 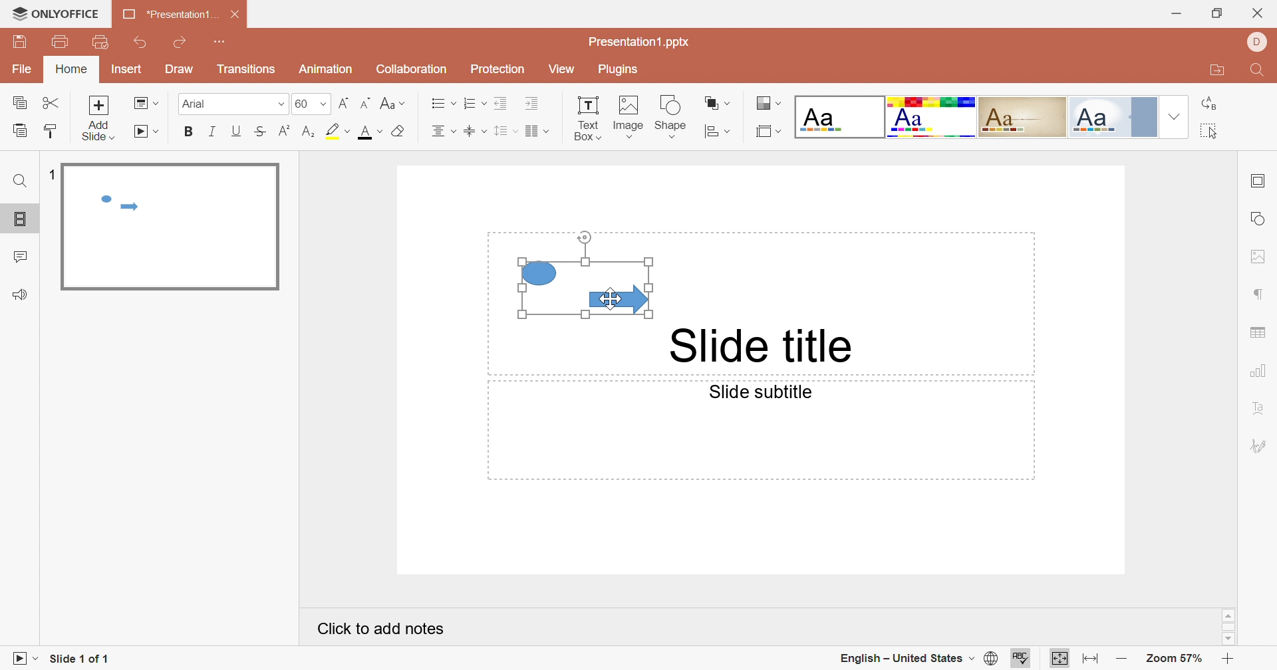 What do you see at coordinates (1260, 182) in the screenshot?
I see `slide settings` at bounding box center [1260, 182].